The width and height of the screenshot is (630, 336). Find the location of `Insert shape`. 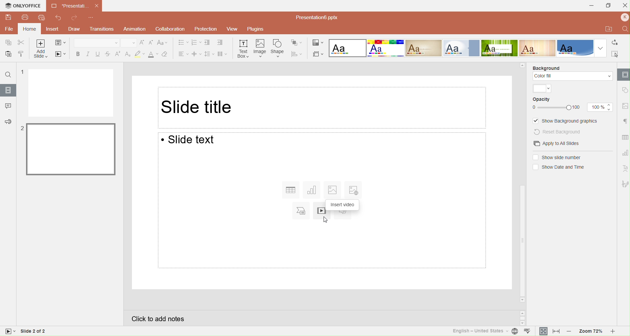

Insert shape is located at coordinates (277, 48).